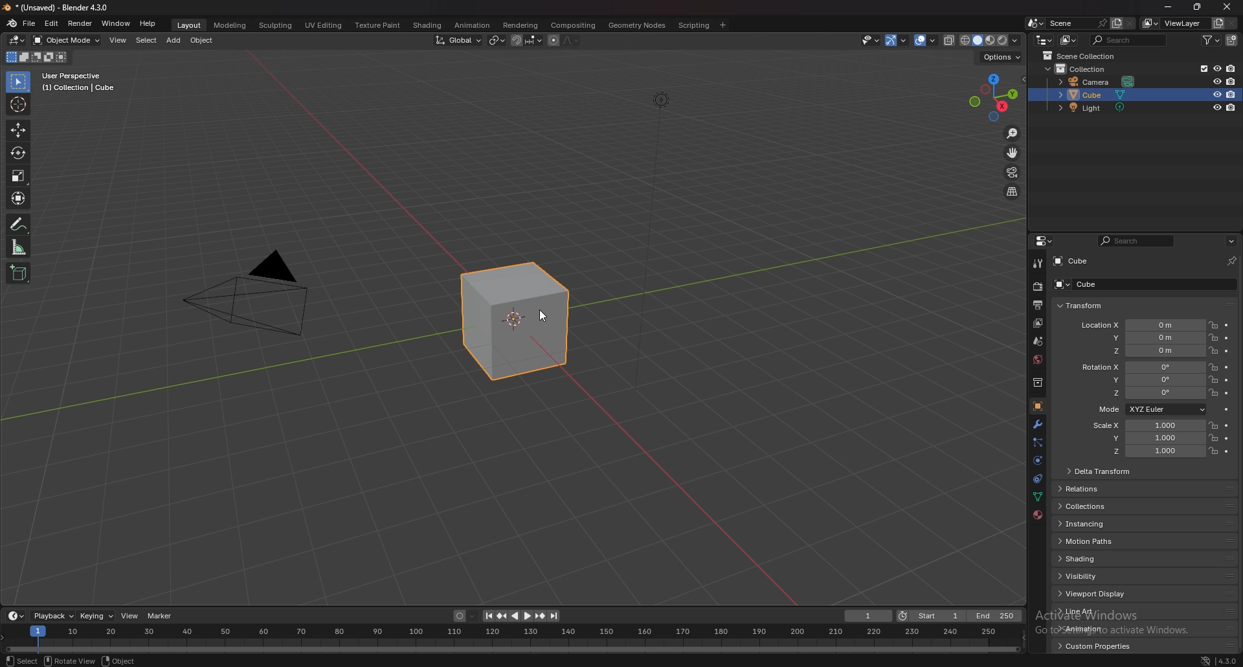 This screenshot has height=667, width=1243. I want to click on object mode, so click(67, 40).